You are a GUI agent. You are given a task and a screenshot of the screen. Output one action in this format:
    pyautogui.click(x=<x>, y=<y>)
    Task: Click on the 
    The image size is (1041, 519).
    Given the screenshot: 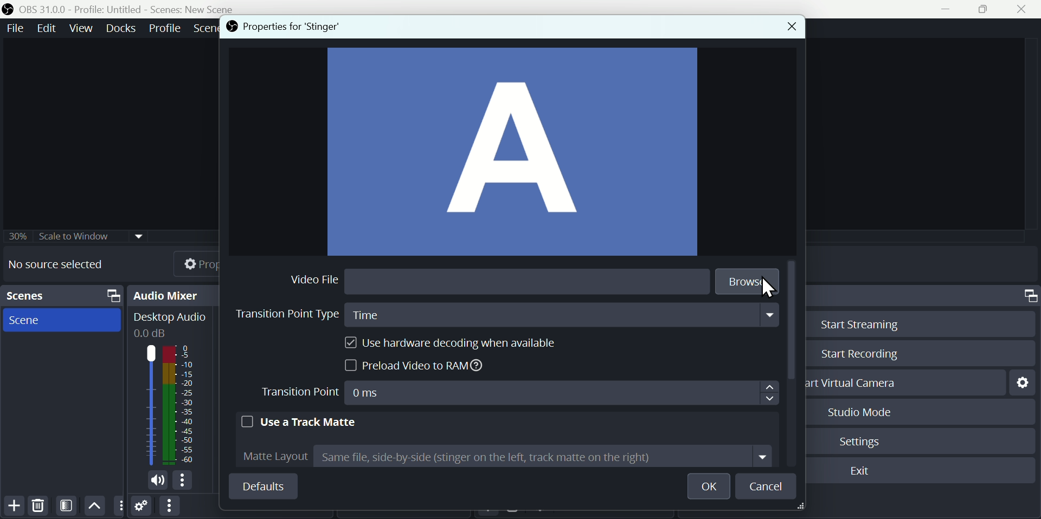 What is the action you would take?
    pyautogui.click(x=768, y=391)
    